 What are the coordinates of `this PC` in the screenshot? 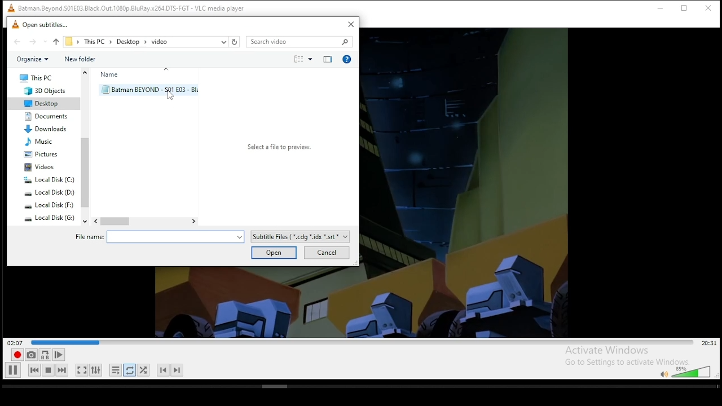 It's located at (39, 78).